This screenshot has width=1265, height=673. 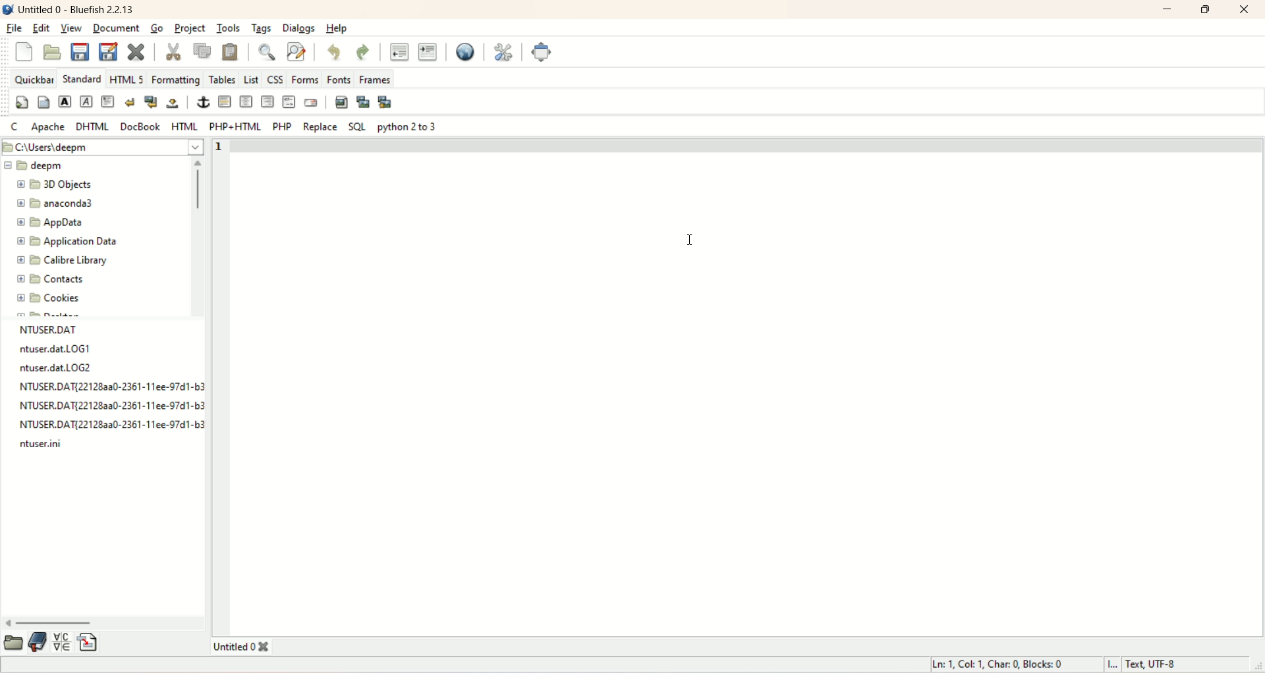 I want to click on emphasize, so click(x=88, y=103).